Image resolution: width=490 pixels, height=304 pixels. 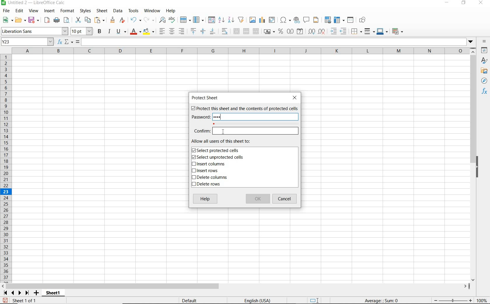 I want to click on CONDITIONAL, so click(x=397, y=31).